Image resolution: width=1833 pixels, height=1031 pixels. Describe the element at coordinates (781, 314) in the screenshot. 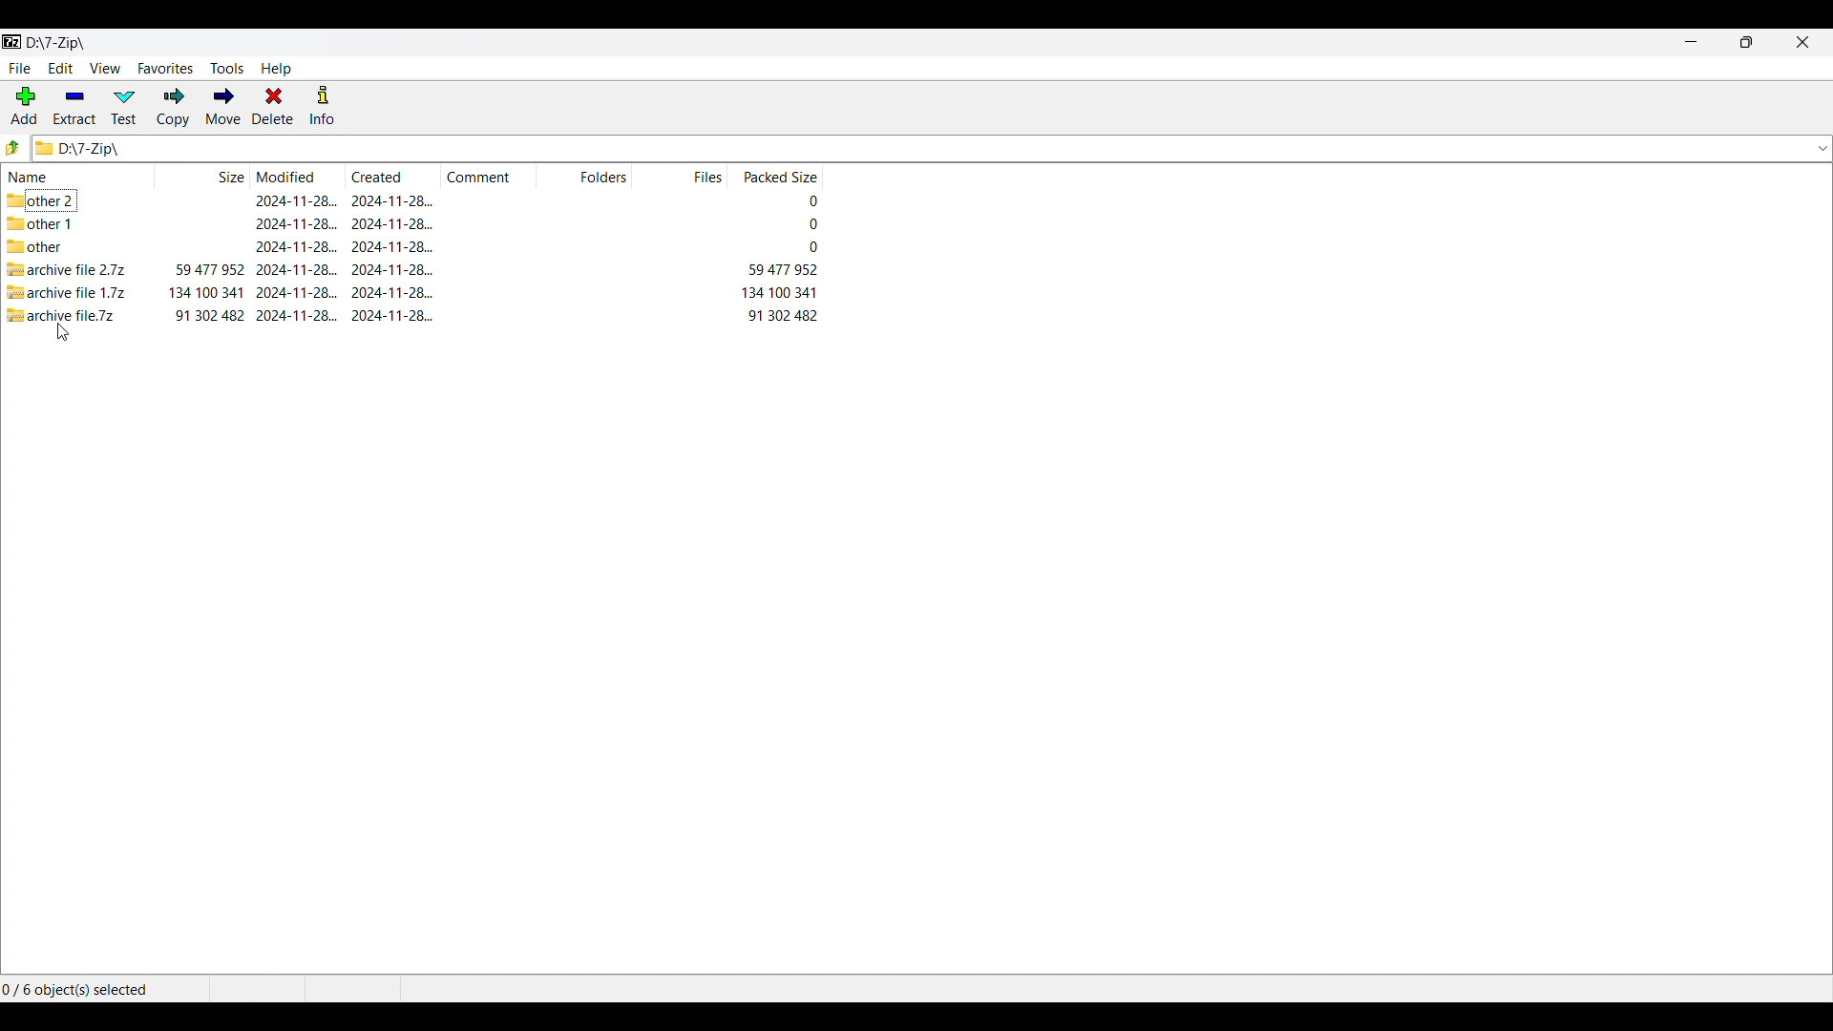

I see `packed size` at that location.